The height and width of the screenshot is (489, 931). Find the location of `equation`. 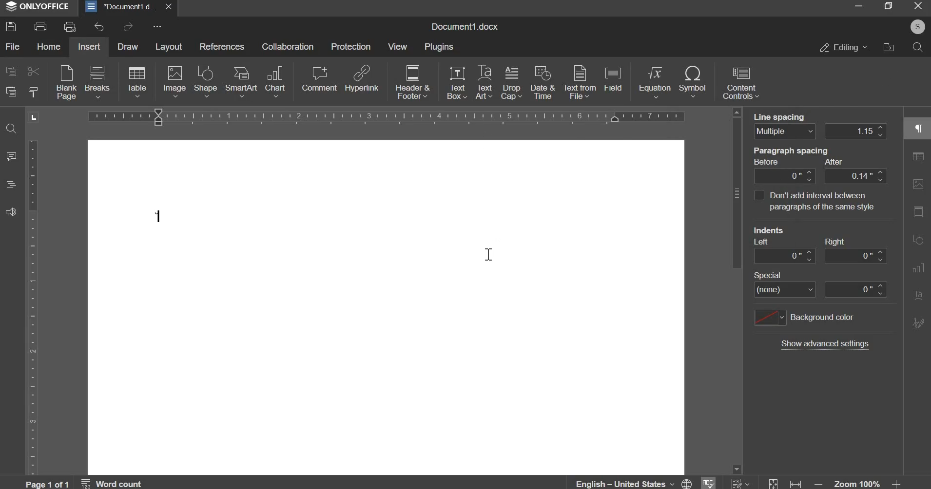

equation is located at coordinates (654, 82).